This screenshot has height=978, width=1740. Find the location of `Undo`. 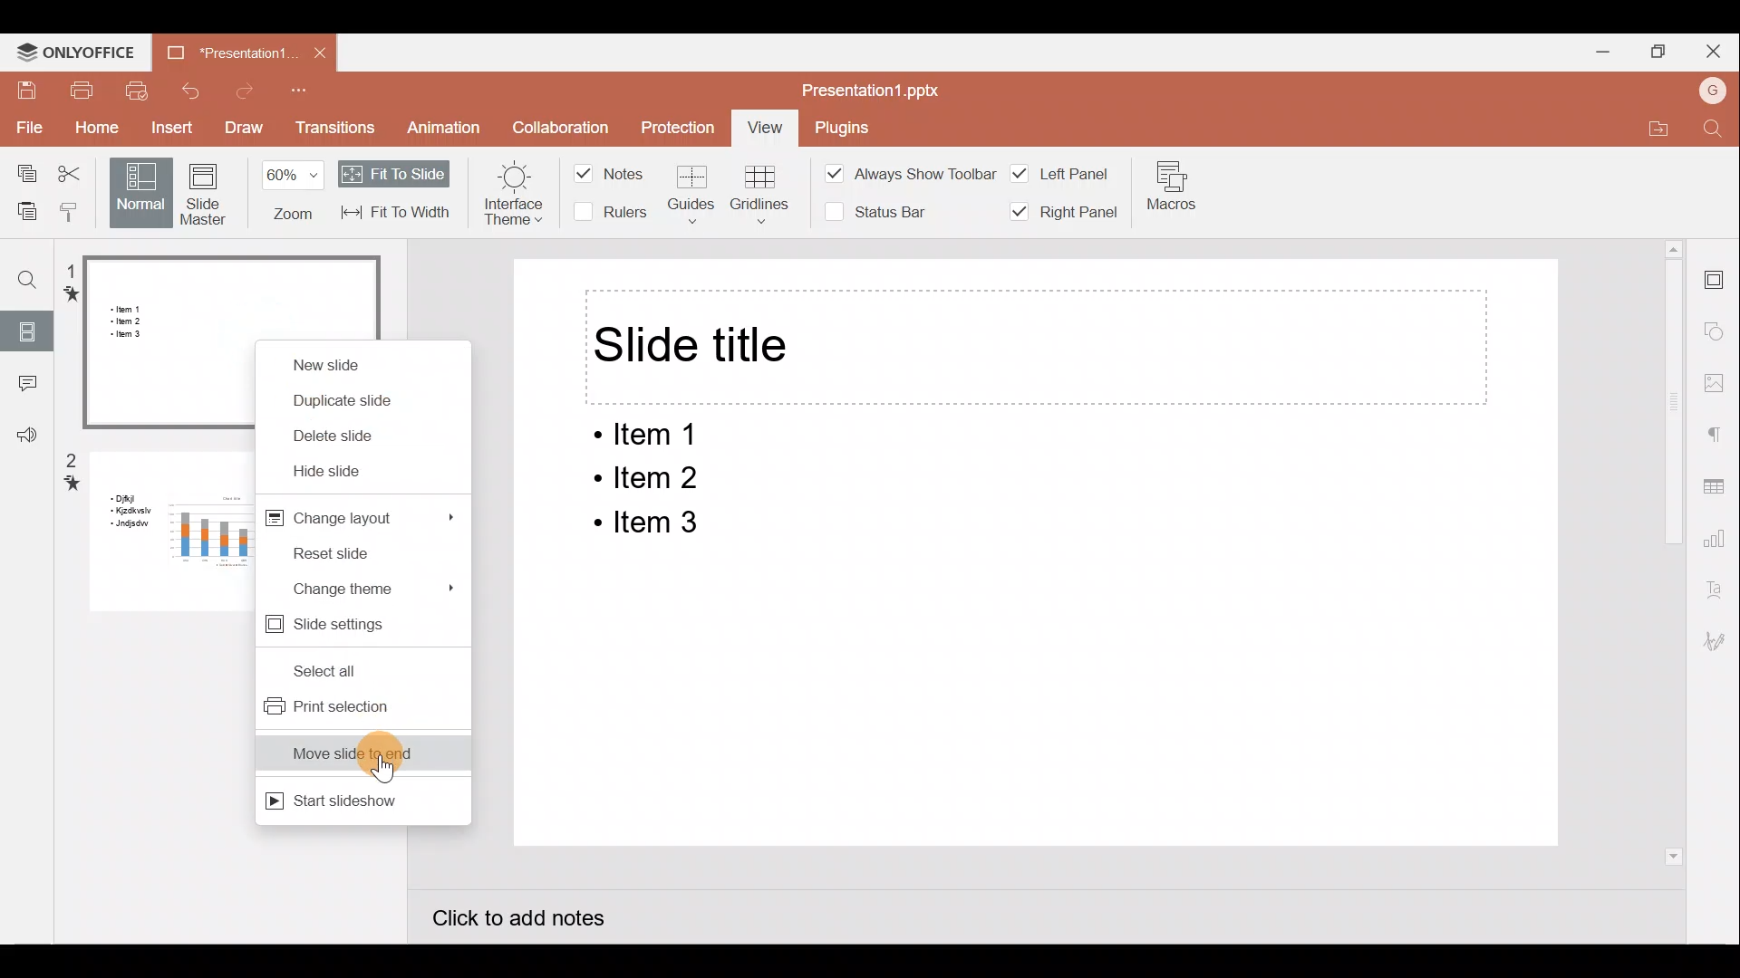

Undo is located at coordinates (194, 91).